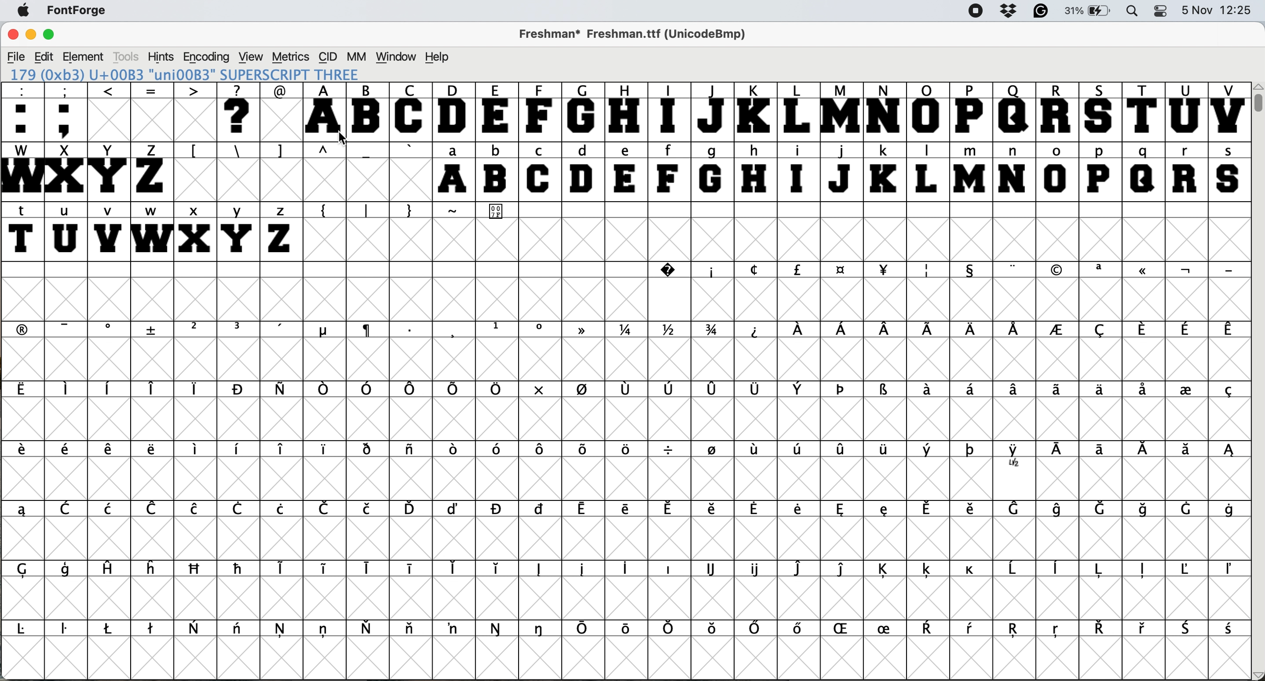  Describe the element at coordinates (252, 56) in the screenshot. I see `view` at that location.